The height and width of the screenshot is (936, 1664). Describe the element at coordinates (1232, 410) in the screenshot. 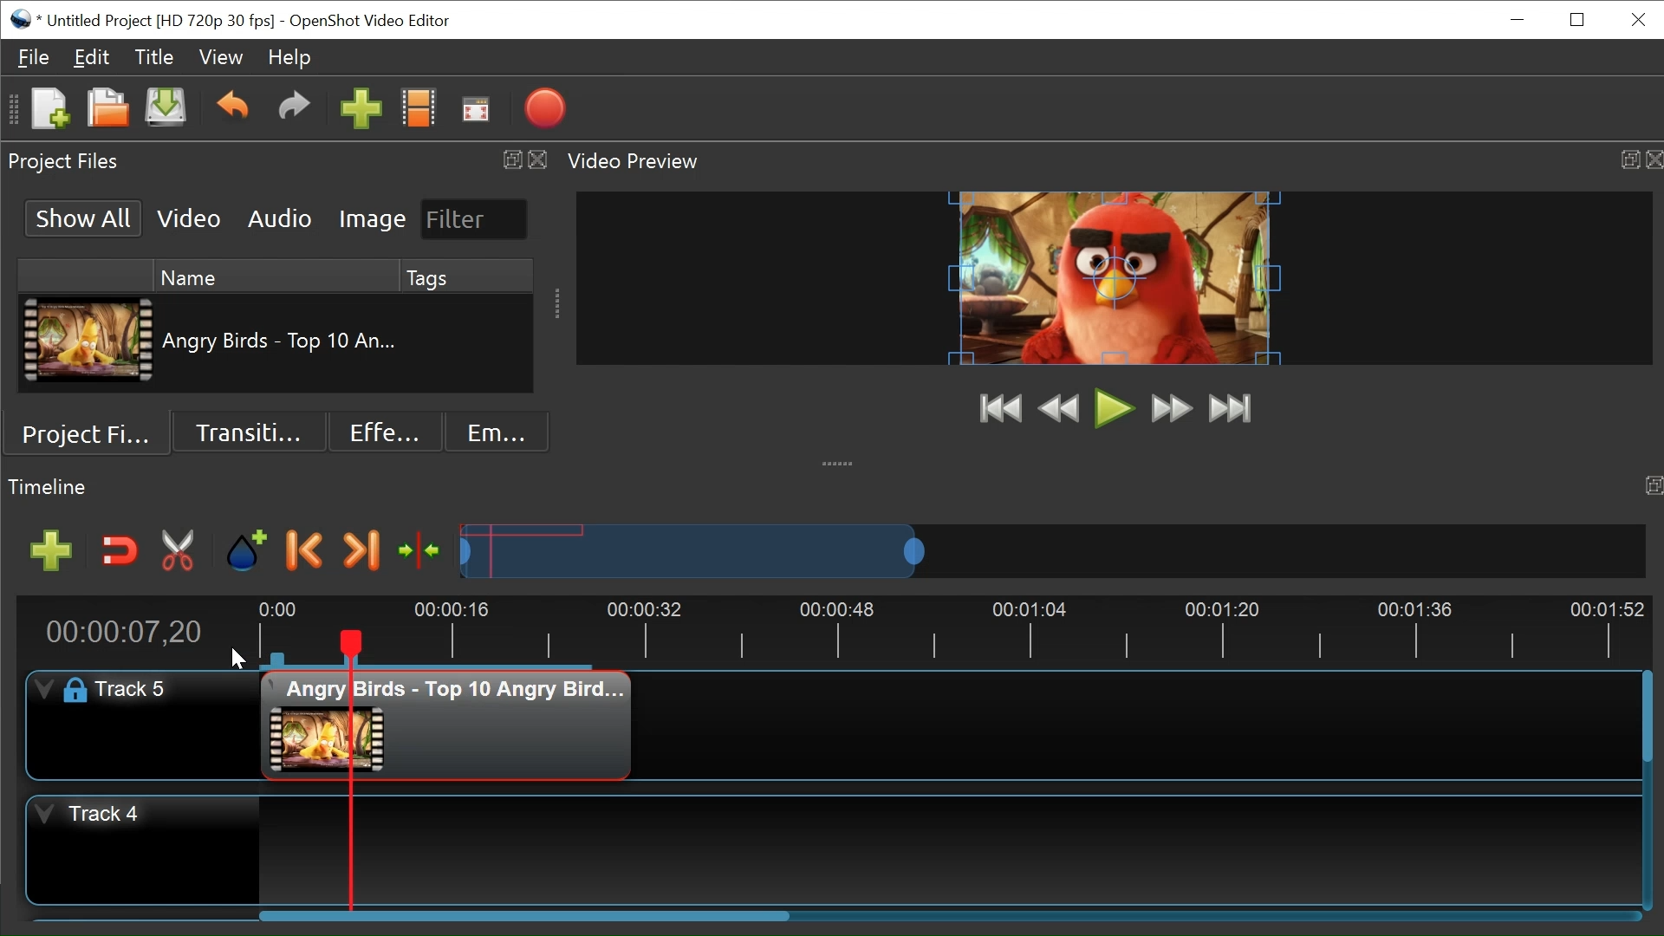

I see `Jump to End` at that location.